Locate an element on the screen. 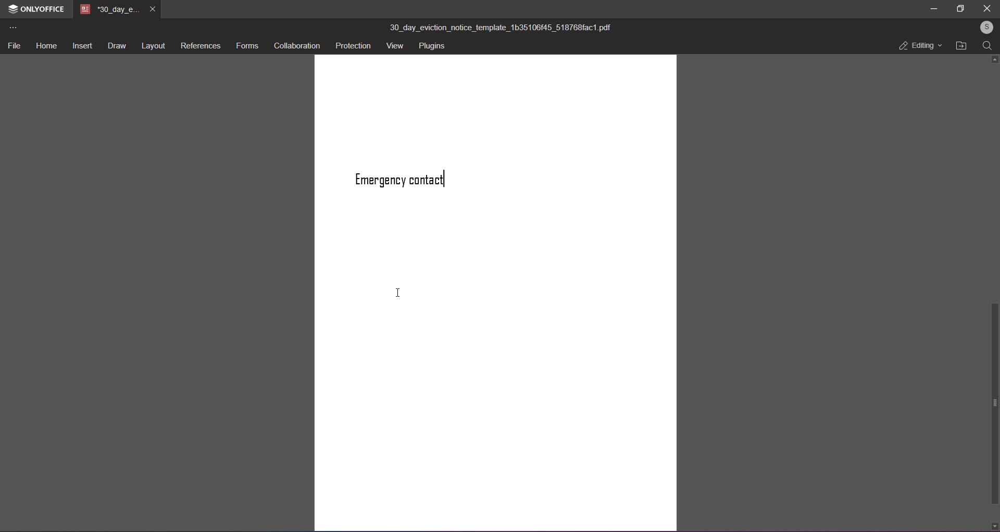  up is located at coordinates (993, 59).